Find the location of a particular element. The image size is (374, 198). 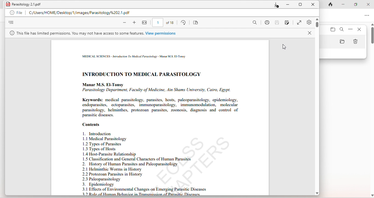

minimize is located at coordinates (287, 5).